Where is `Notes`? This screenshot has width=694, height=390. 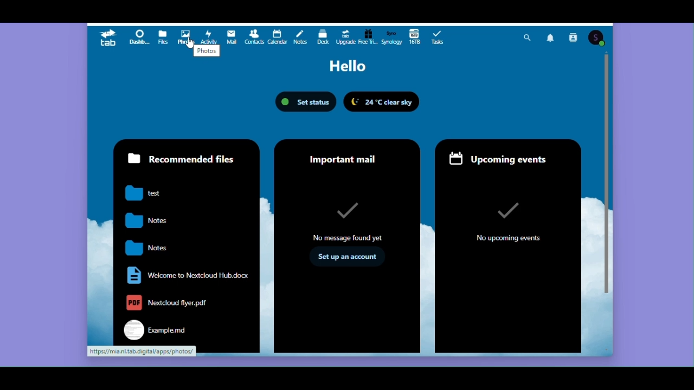 Notes is located at coordinates (299, 36).